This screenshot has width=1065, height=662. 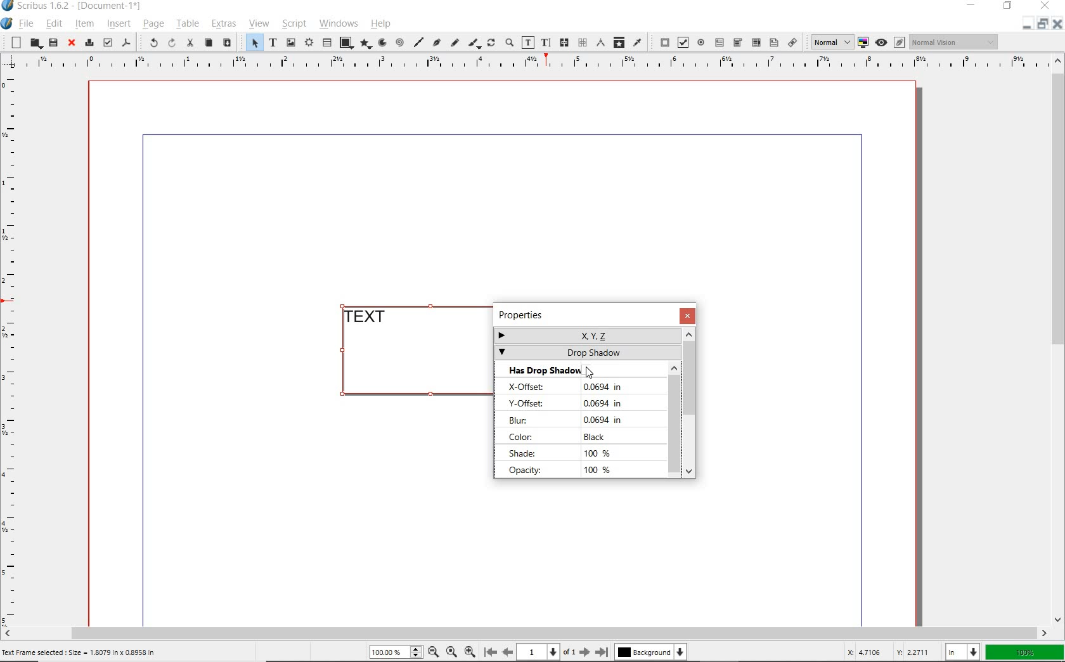 What do you see at coordinates (326, 43) in the screenshot?
I see `table` at bounding box center [326, 43].